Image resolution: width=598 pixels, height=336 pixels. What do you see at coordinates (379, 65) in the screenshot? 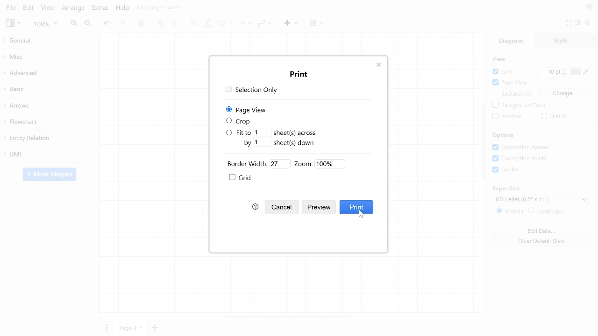
I see `Close` at bounding box center [379, 65].